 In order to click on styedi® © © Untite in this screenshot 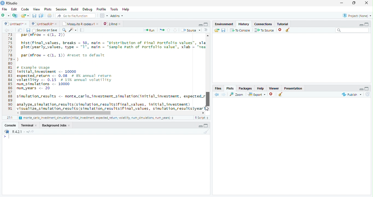, I will do `click(44, 24)`.